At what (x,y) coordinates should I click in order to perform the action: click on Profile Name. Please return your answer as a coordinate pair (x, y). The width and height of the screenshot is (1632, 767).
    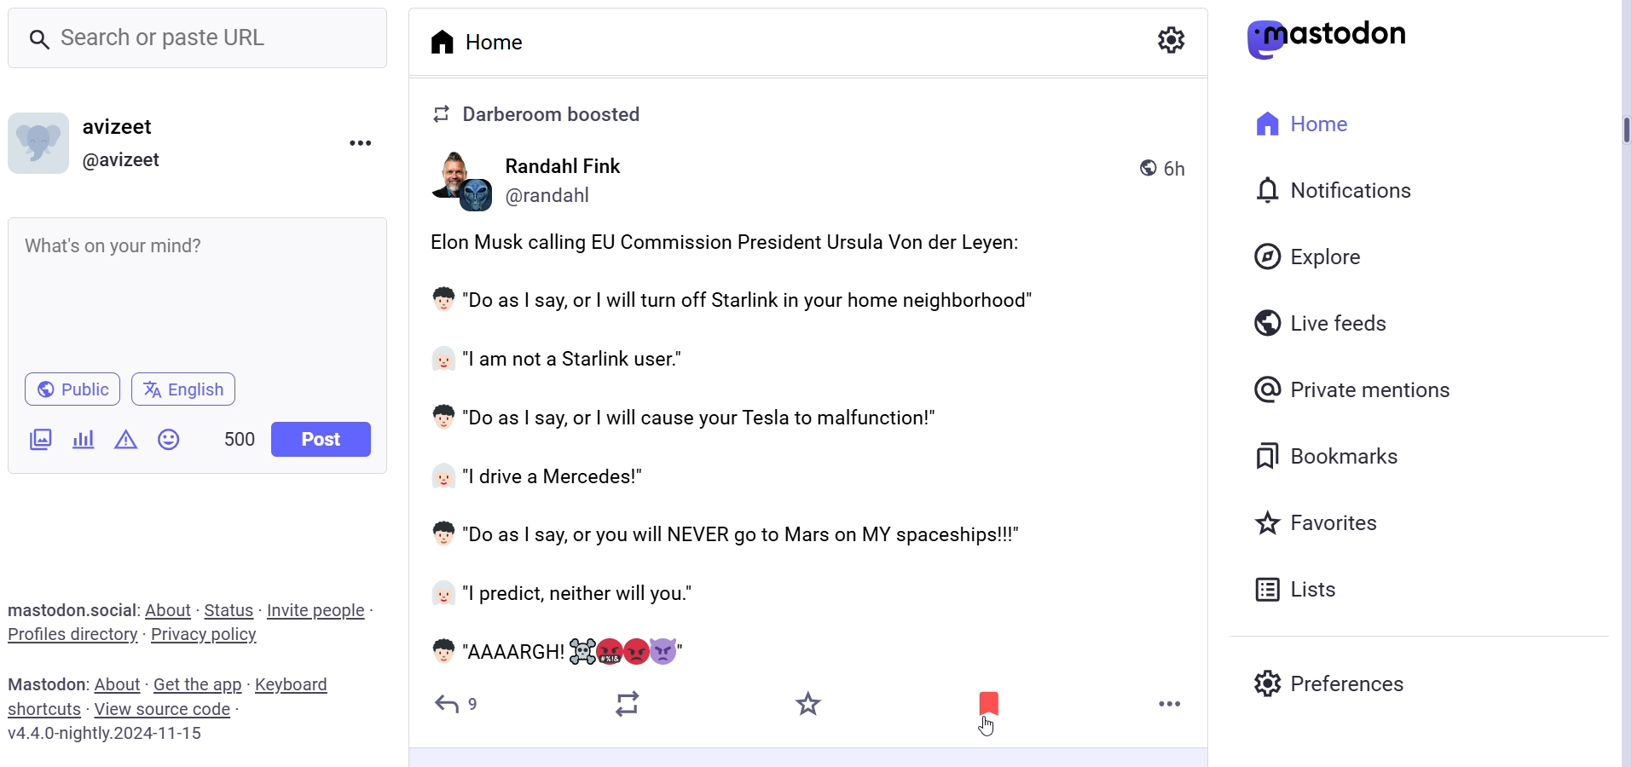
    Looking at the image, I should click on (117, 125).